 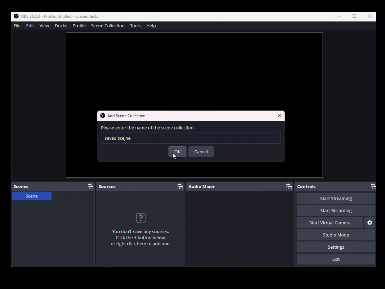 What do you see at coordinates (355, 17) in the screenshot?
I see `Box` at bounding box center [355, 17].